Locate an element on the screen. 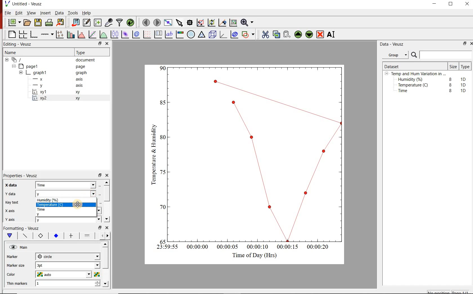 This screenshot has width=473, height=294. Marker size dropdown is located at coordinates (84, 266).